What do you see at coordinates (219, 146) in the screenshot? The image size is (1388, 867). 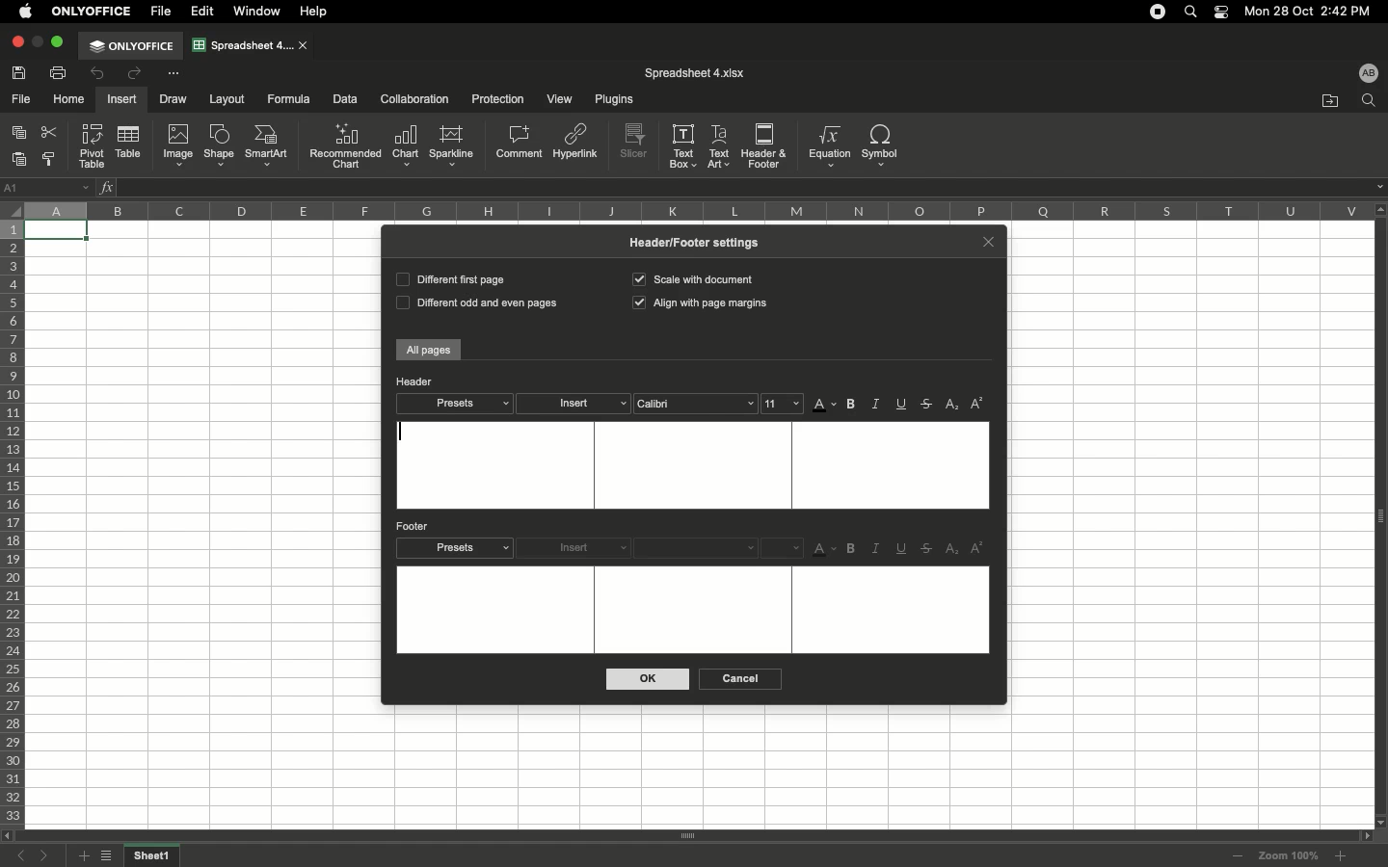 I see `Shape` at bounding box center [219, 146].